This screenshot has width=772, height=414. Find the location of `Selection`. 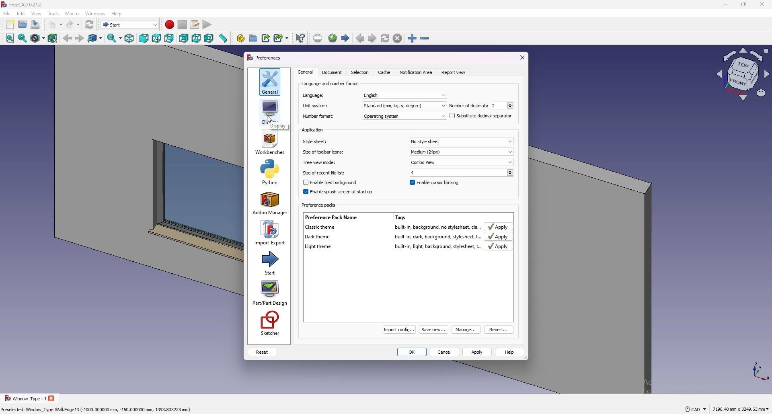

Selection is located at coordinates (360, 72).